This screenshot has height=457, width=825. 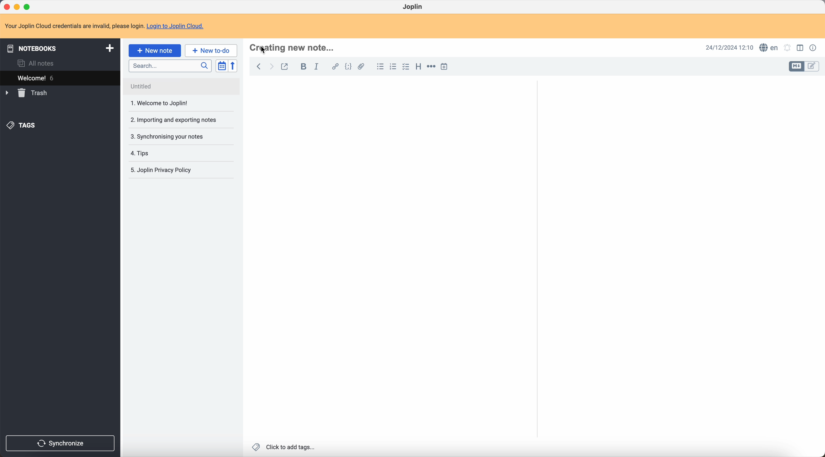 I want to click on toggle sort order field, so click(x=222, y=66).